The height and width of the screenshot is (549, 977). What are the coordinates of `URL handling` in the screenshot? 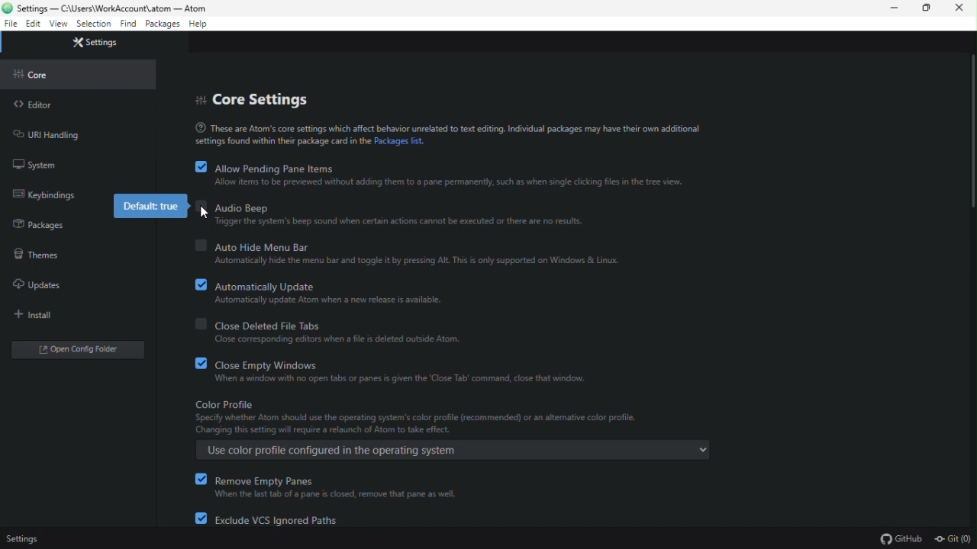 It's located at (56, 136).